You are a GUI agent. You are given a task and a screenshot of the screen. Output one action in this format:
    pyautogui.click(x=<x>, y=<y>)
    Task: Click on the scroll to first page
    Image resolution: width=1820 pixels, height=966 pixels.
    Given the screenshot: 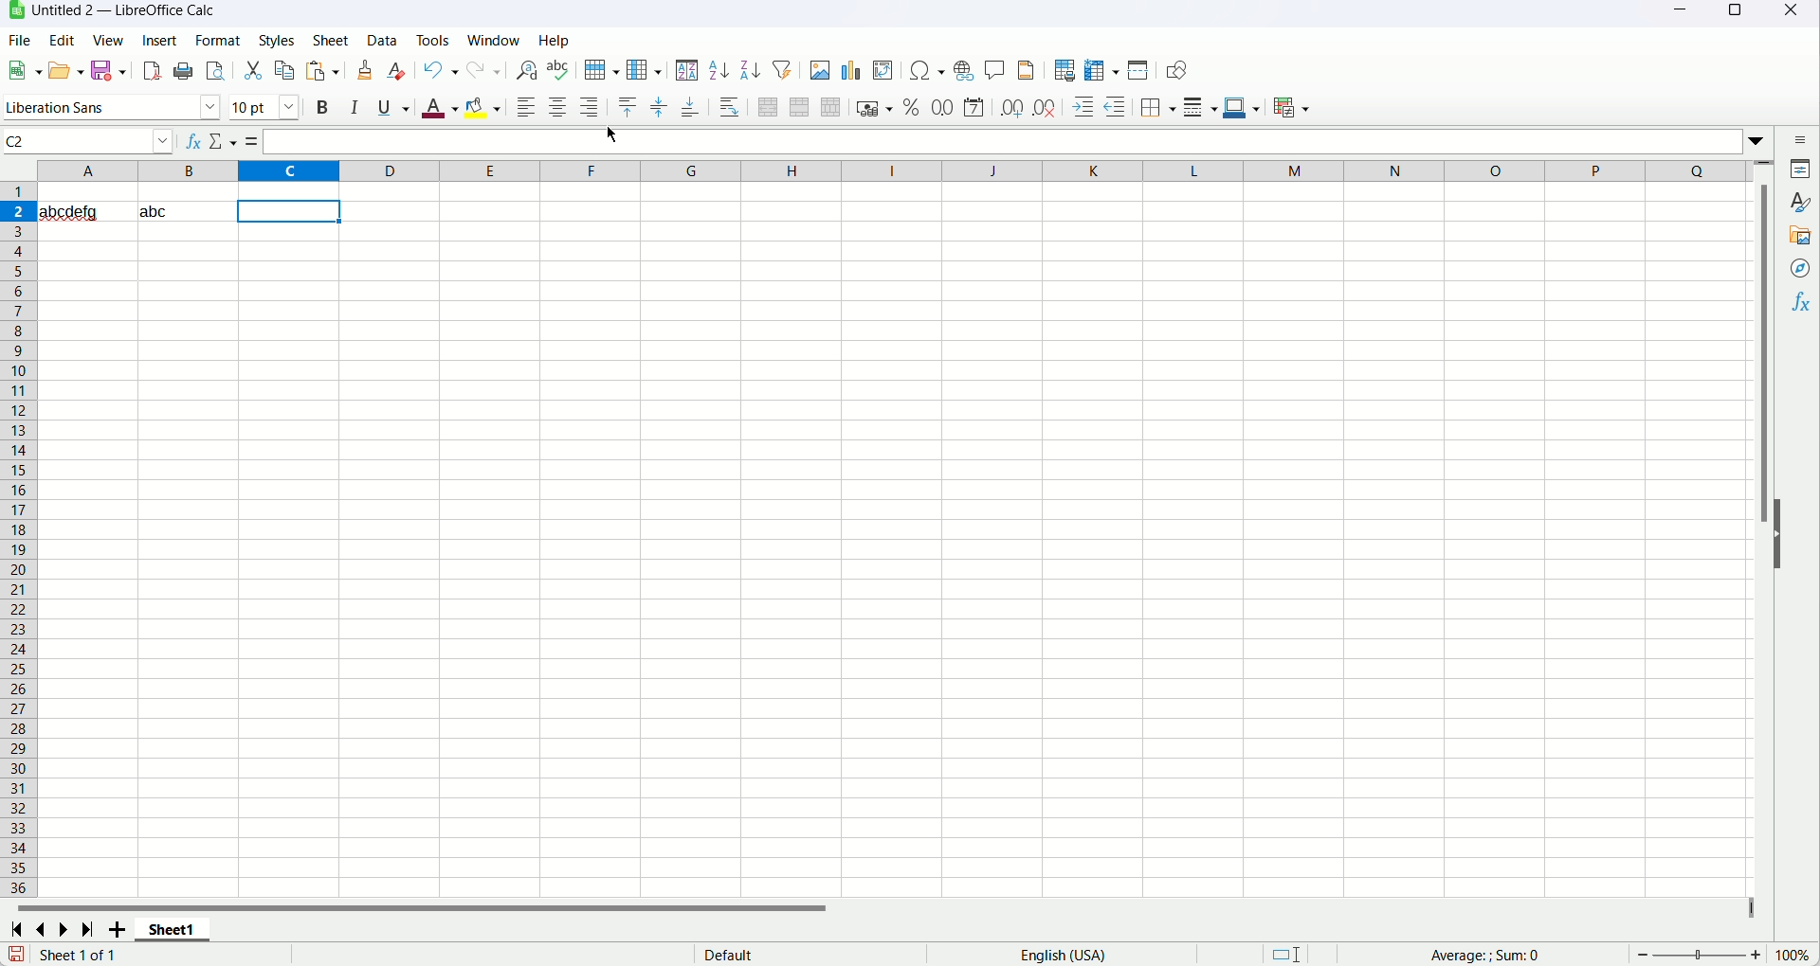 What is the action you would take?
    pyautogui.click(x=16, y=929)
    